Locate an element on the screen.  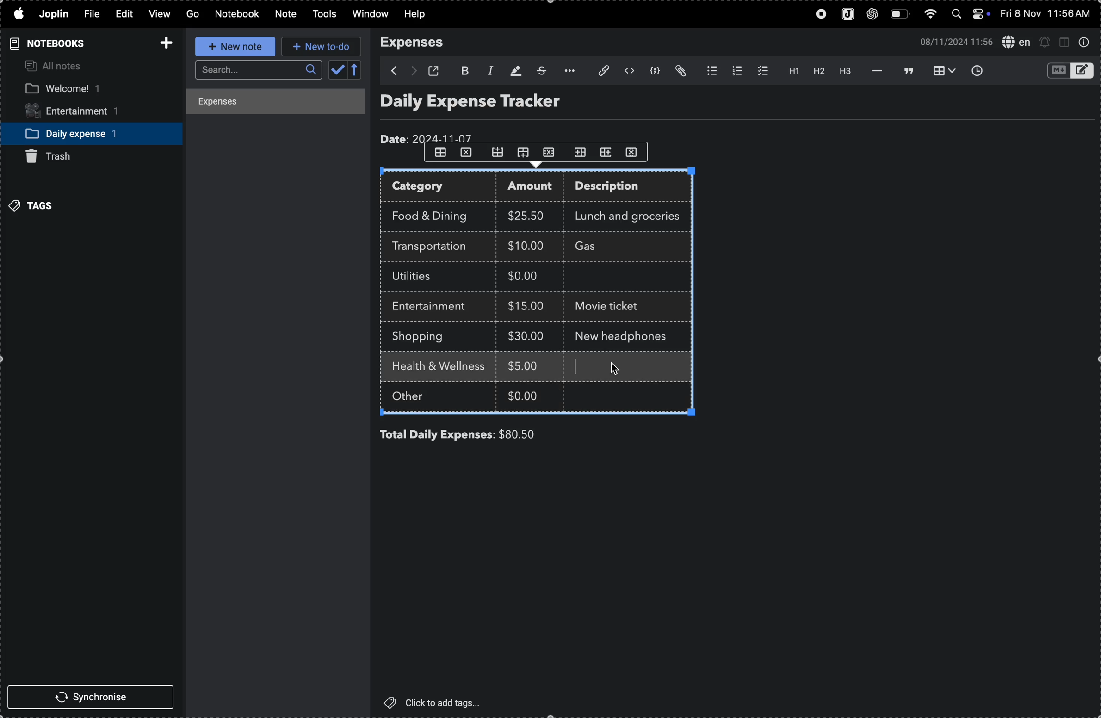
note is located at coordinates (284, 14).